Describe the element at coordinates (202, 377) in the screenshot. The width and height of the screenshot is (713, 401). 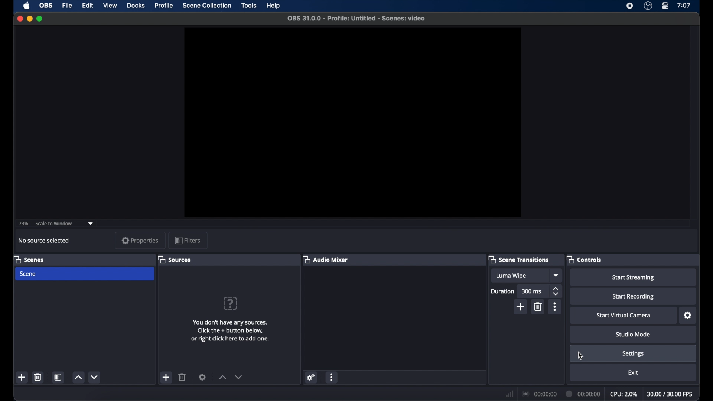
I see `settings` at that location.